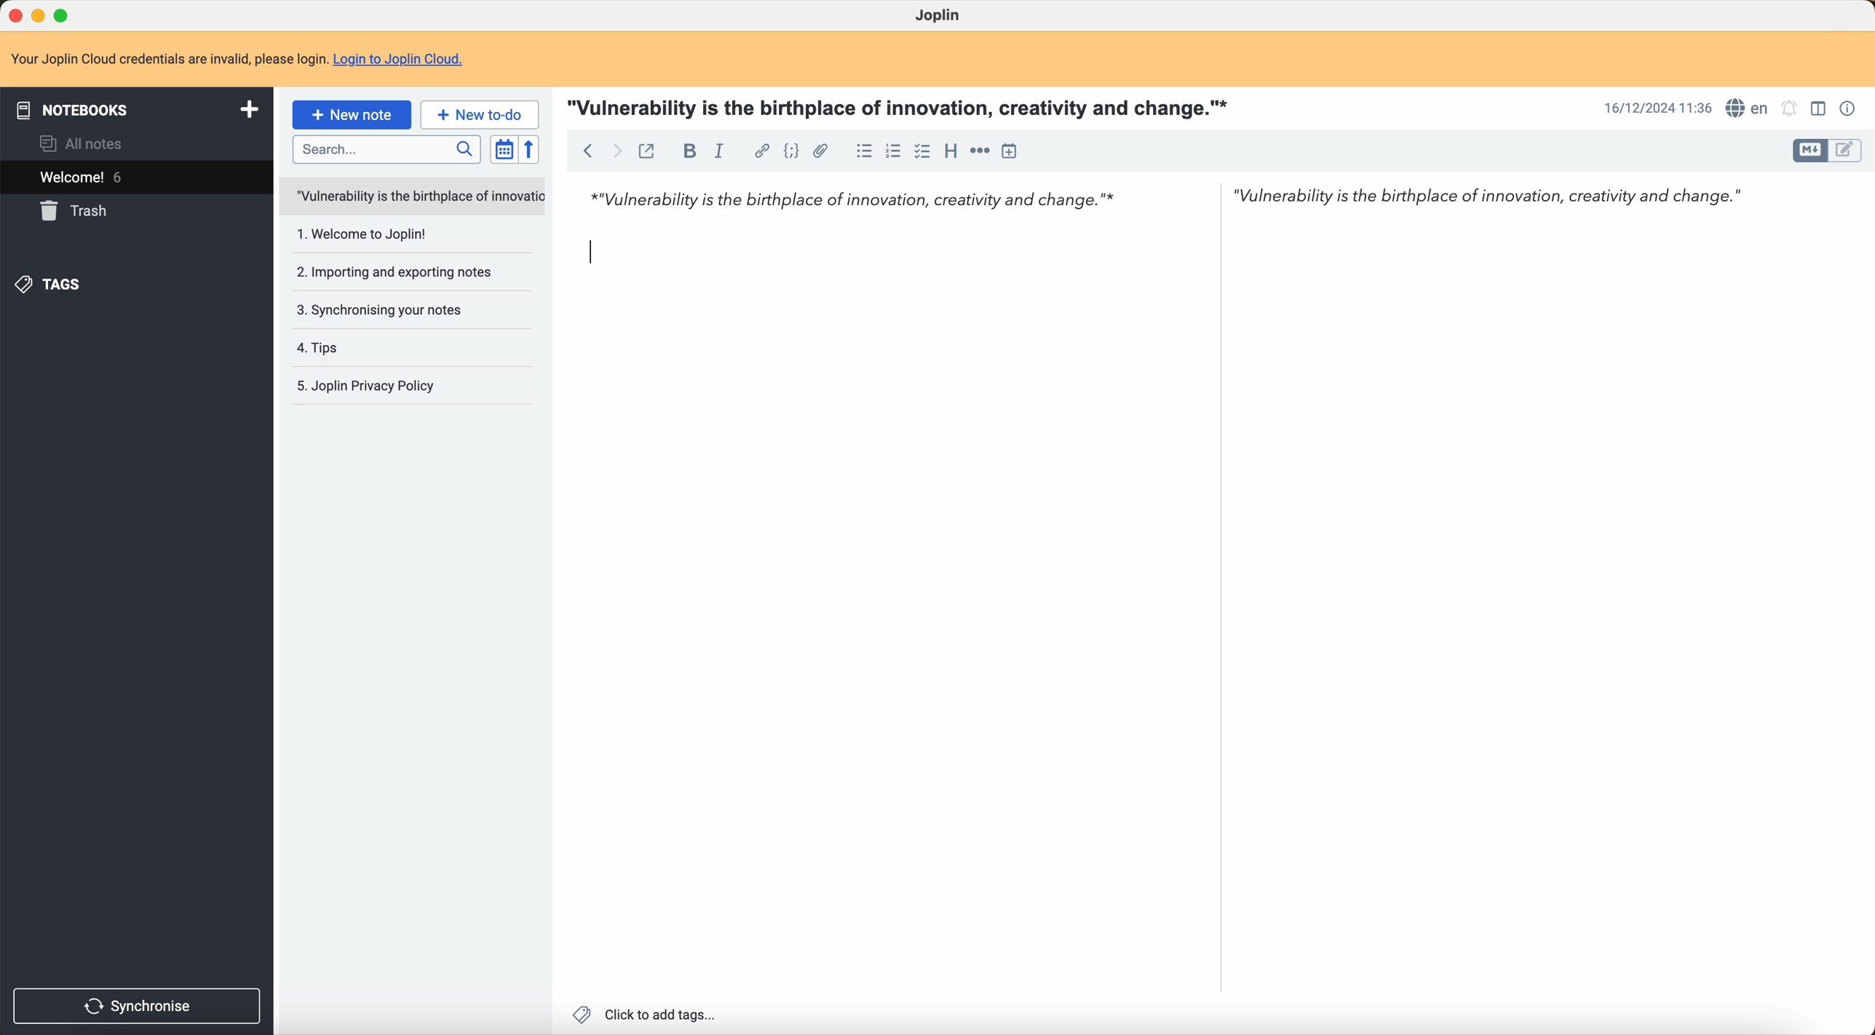 This screenshot has width=1875, height=1035. I want to click on hyperlink, so click(759, 149).